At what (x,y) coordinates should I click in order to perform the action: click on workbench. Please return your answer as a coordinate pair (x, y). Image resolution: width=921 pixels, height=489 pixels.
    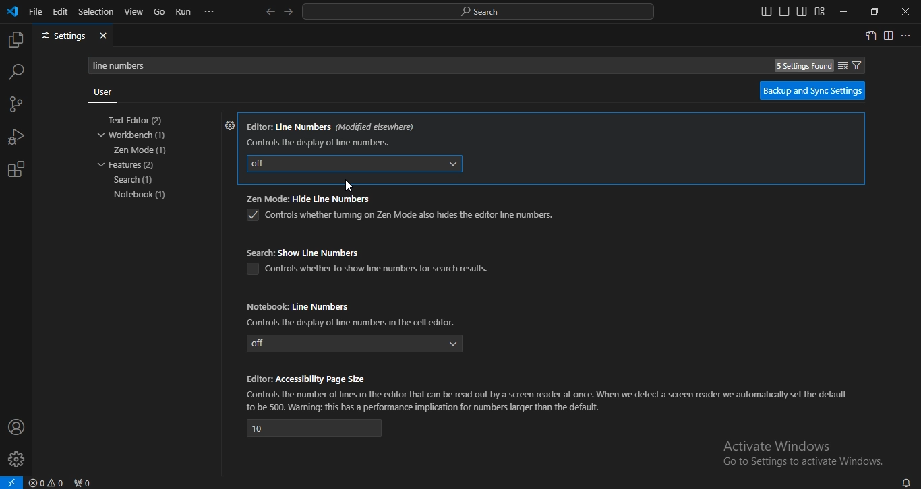
    Looking at the image, I should click on (138, 135).